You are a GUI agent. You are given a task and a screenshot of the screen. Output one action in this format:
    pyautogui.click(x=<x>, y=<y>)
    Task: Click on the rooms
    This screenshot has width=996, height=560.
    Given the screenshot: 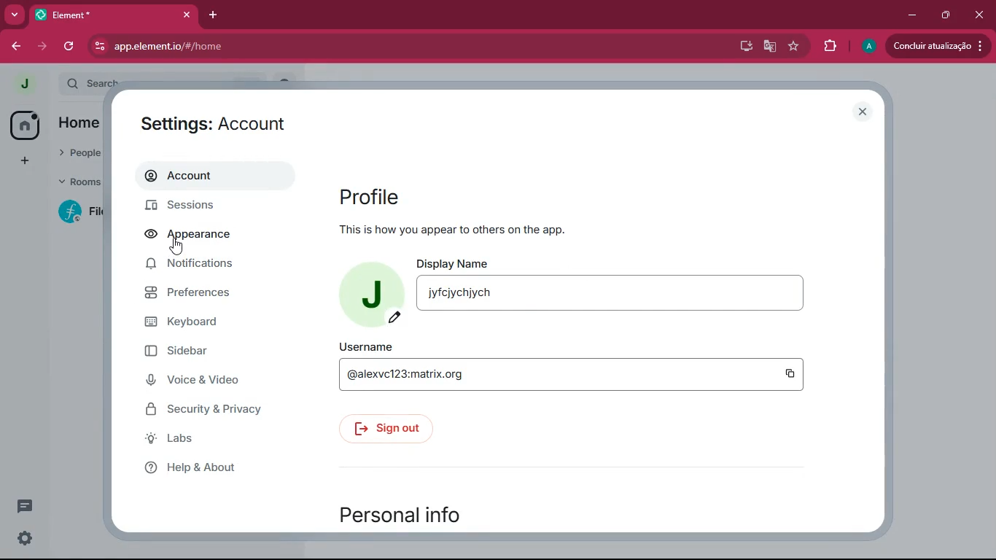 What is the action you would take?
    pyautogui.click(x=77, y=181)
    